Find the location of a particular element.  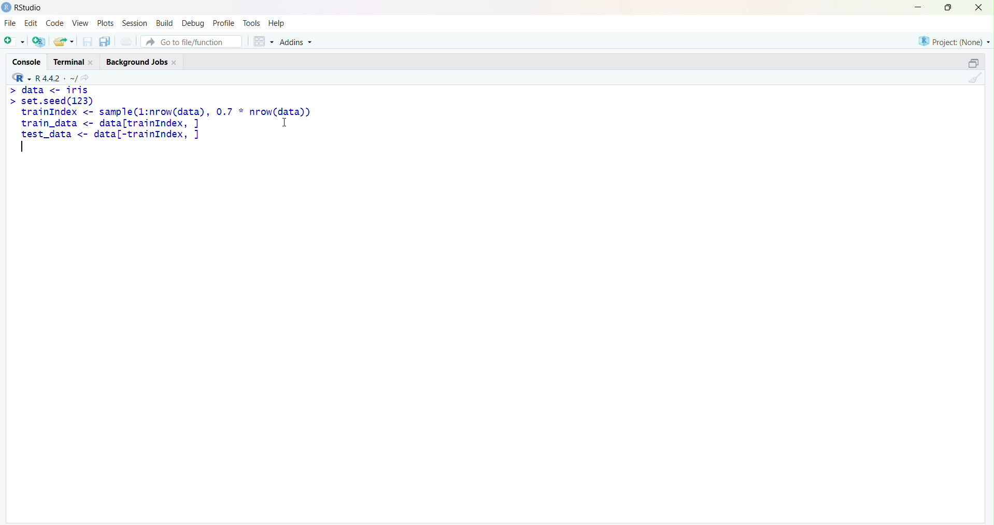

Help is located at coordinates (277, 24).